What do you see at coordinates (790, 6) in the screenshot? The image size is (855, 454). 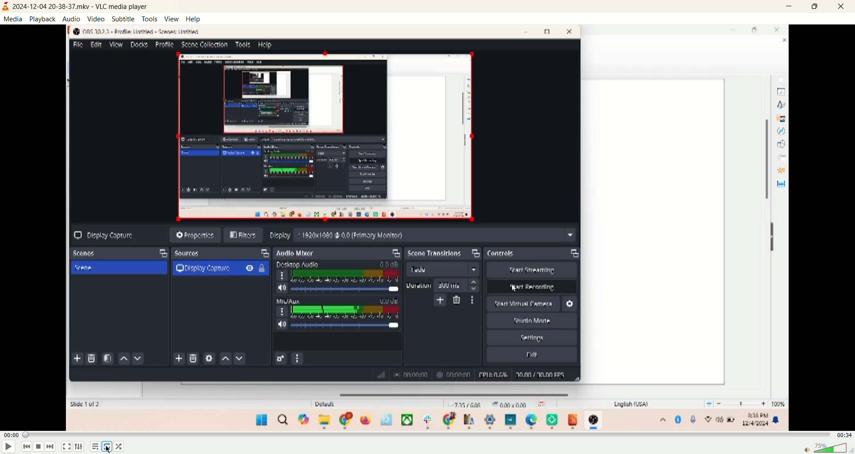 I see `minimize` at bounding box center [790, 6].